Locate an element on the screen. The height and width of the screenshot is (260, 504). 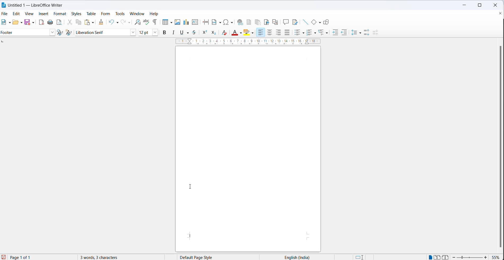
underline is located at coordinates (182, 33).